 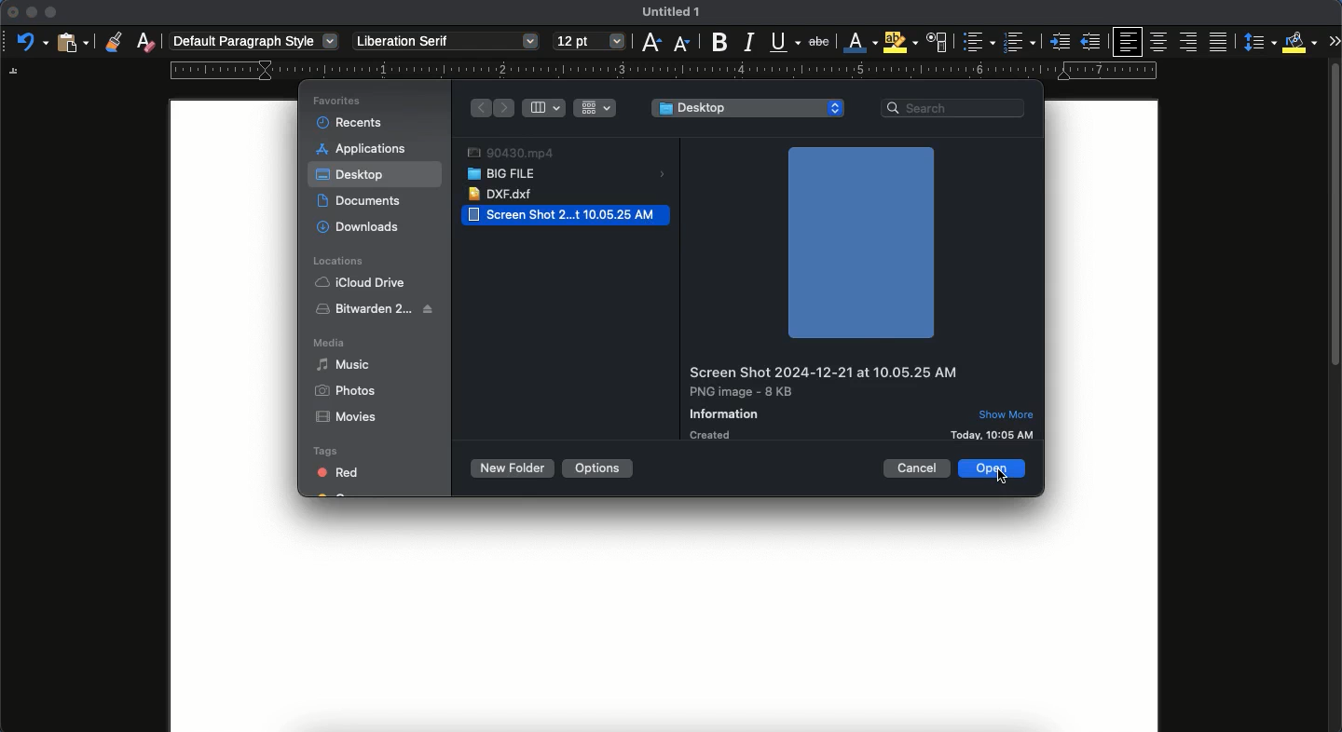 What do you see at coordinates (994, 468) in the screenshot?
I see `open` at bounding box center [994, 468].